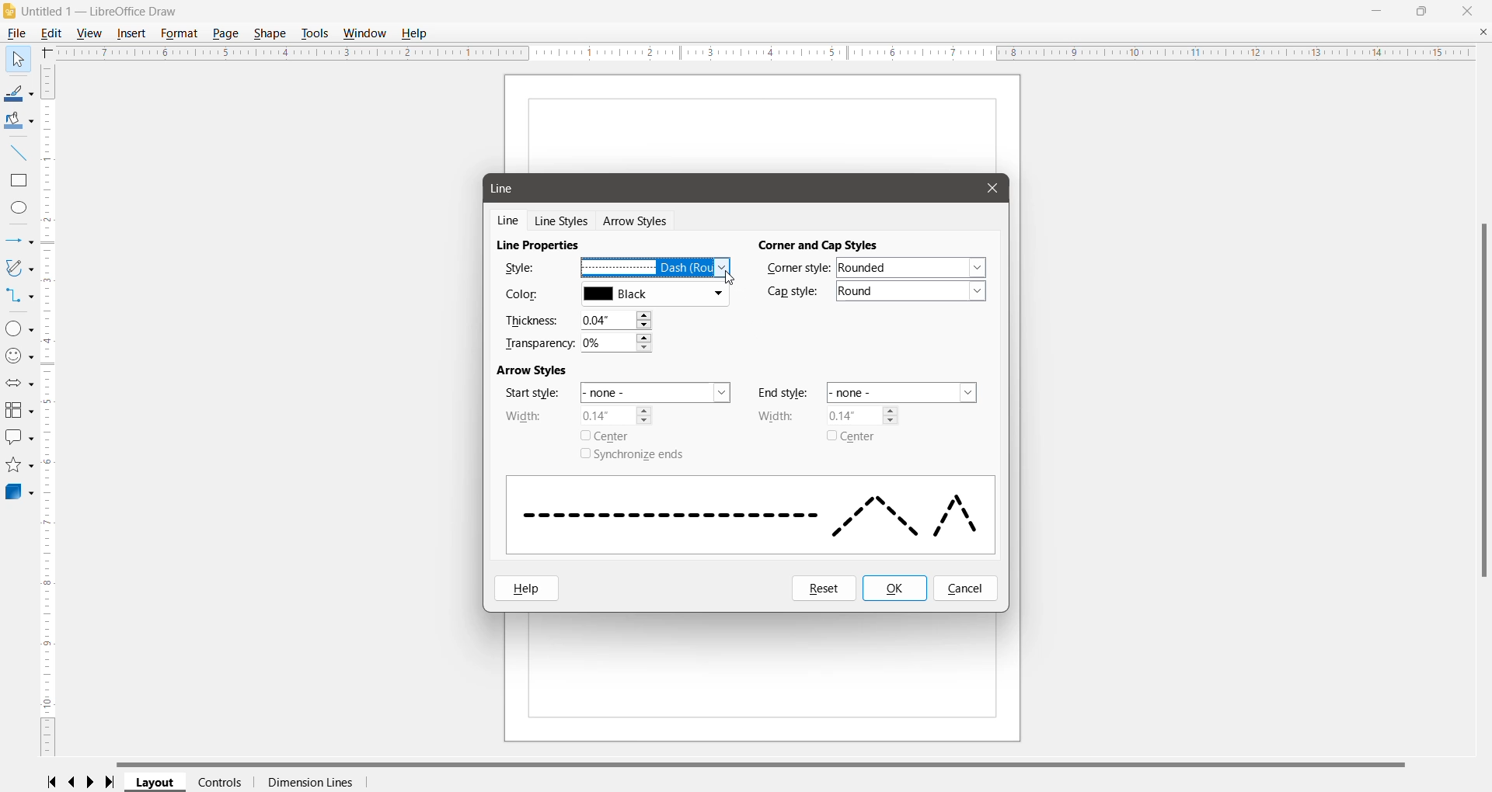 The width and height of the screenshot is (1492, 792). Describe the element at coordinates (52, 34) in the screenshot. I see `Edit` at that location.